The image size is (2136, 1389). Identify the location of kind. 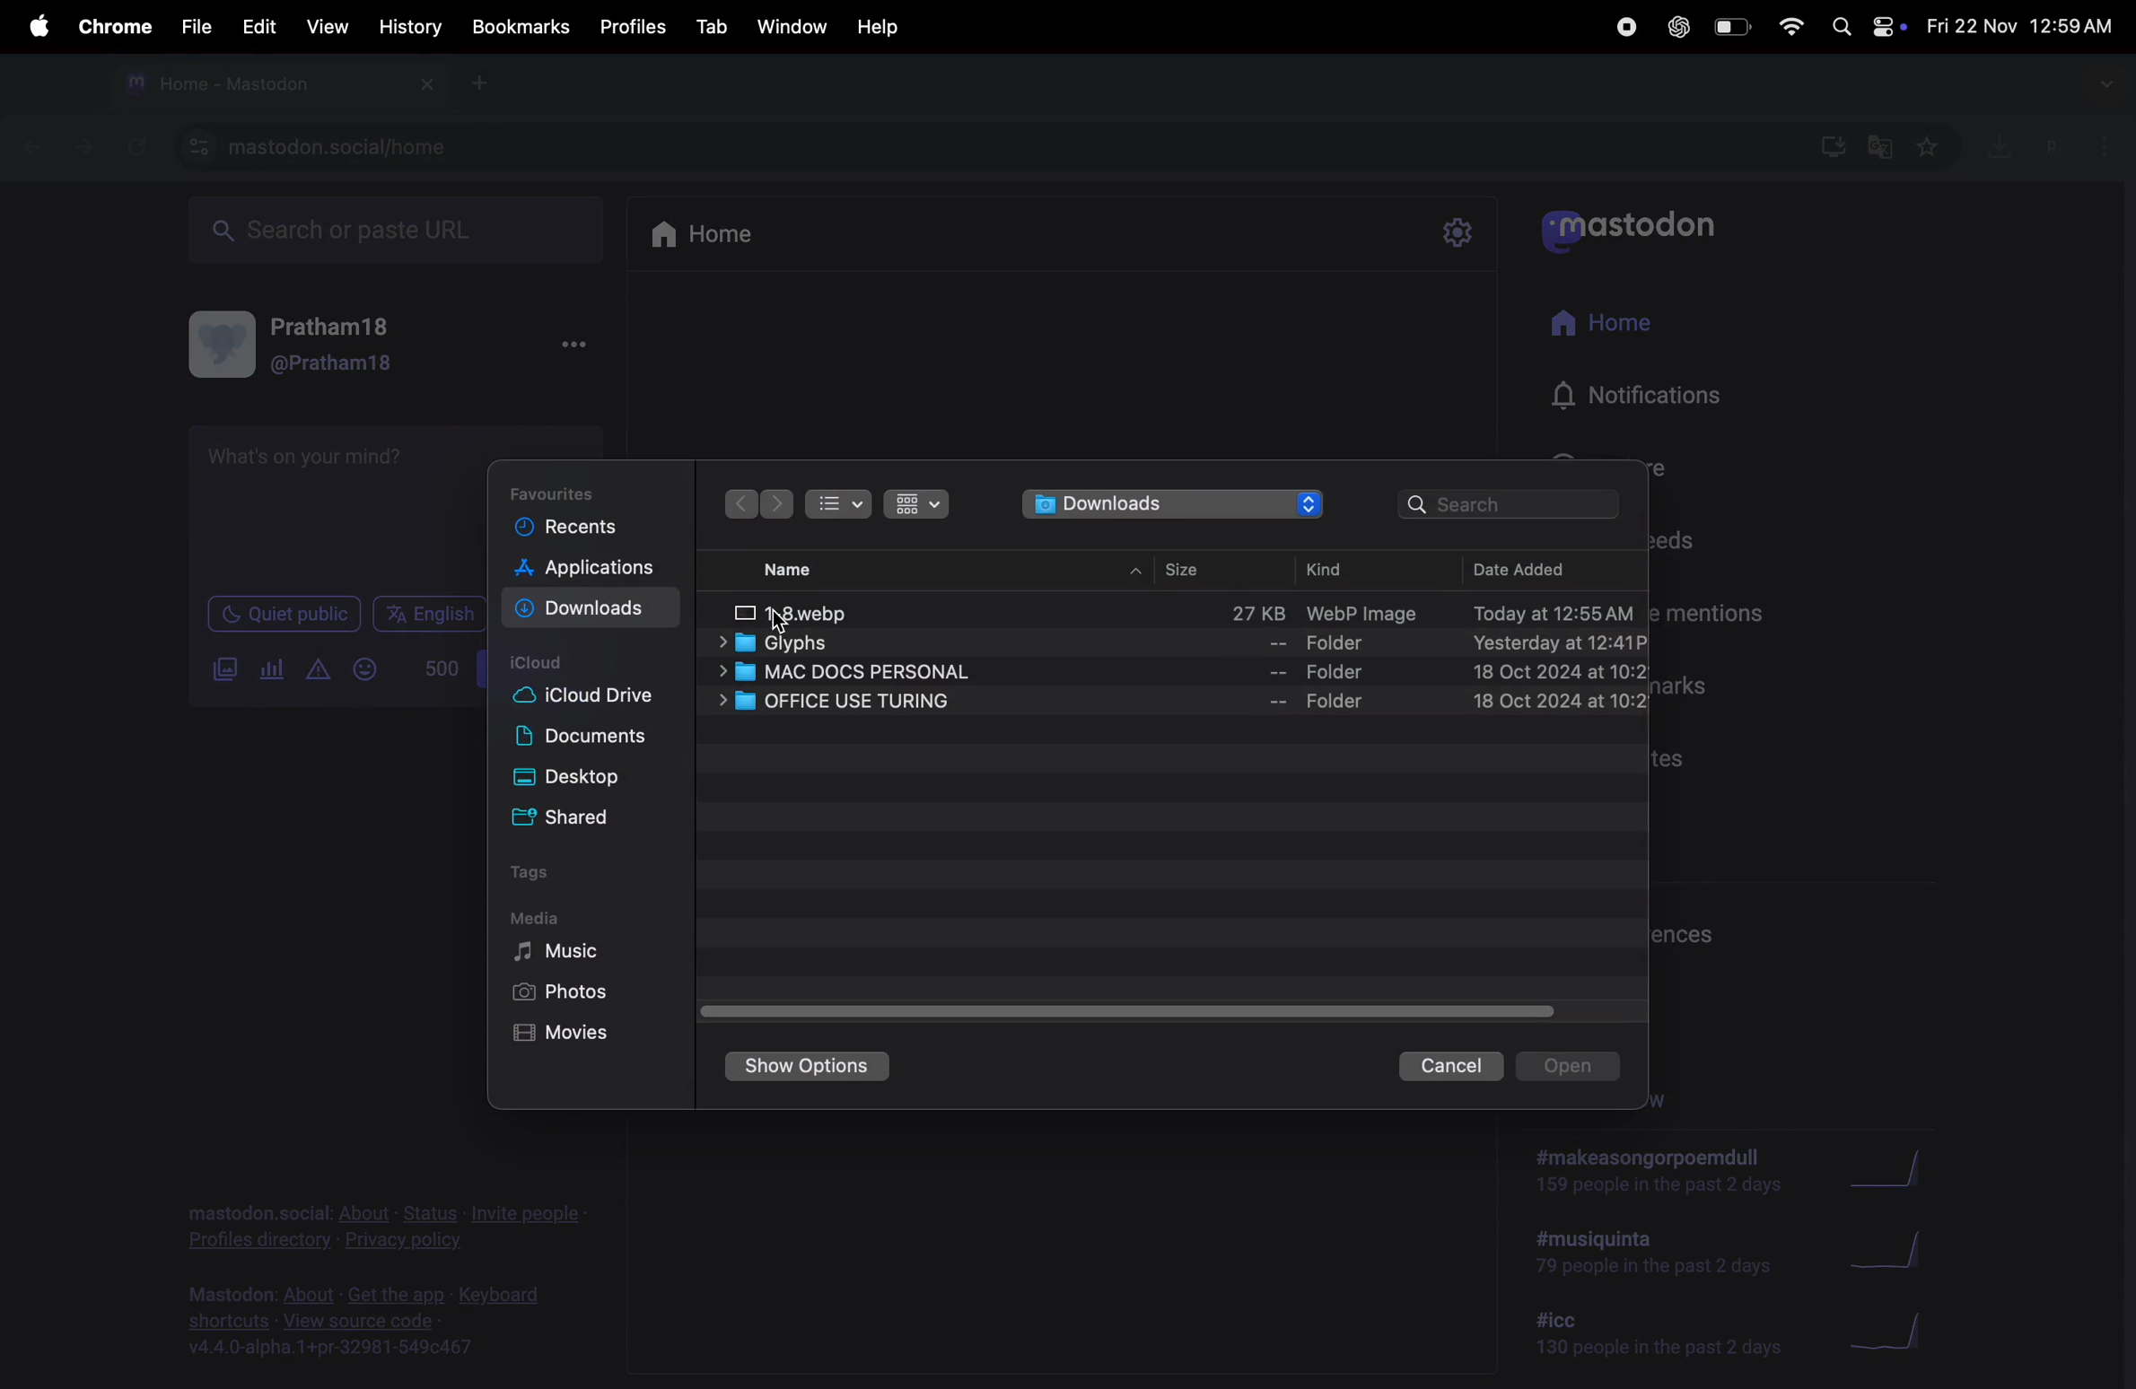
(1339, 566).